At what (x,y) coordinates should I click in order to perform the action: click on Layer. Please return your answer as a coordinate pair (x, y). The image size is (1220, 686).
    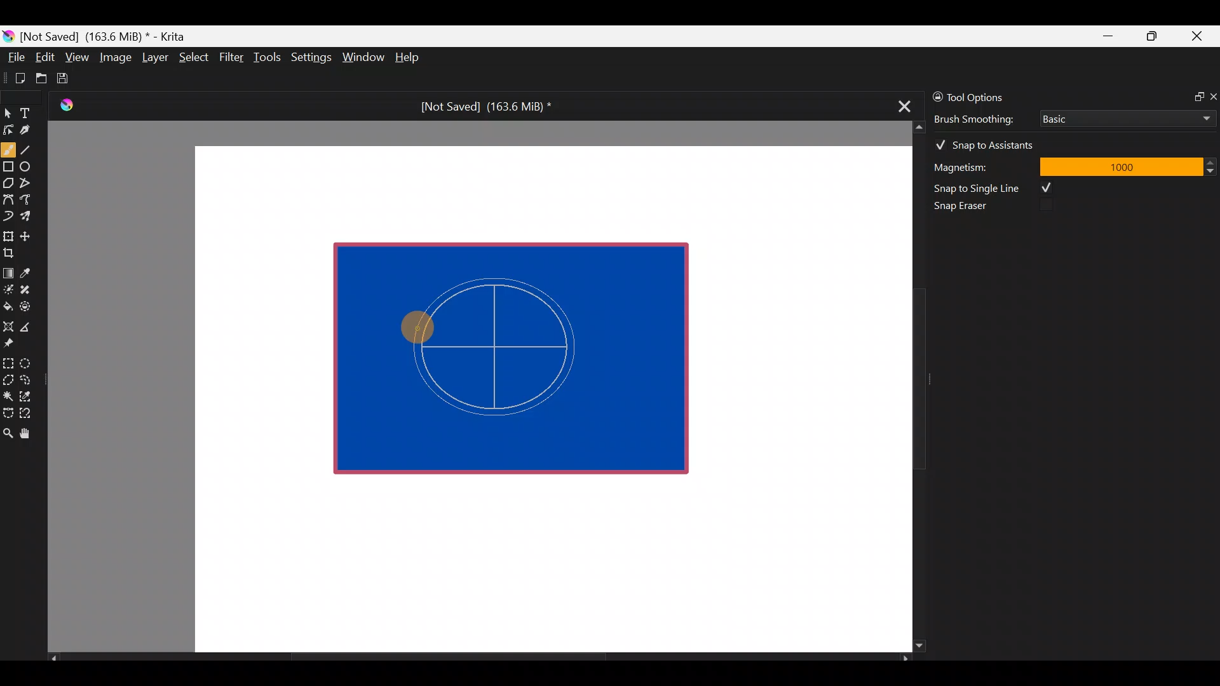
    Looking at the image, I should click on (154, 60).